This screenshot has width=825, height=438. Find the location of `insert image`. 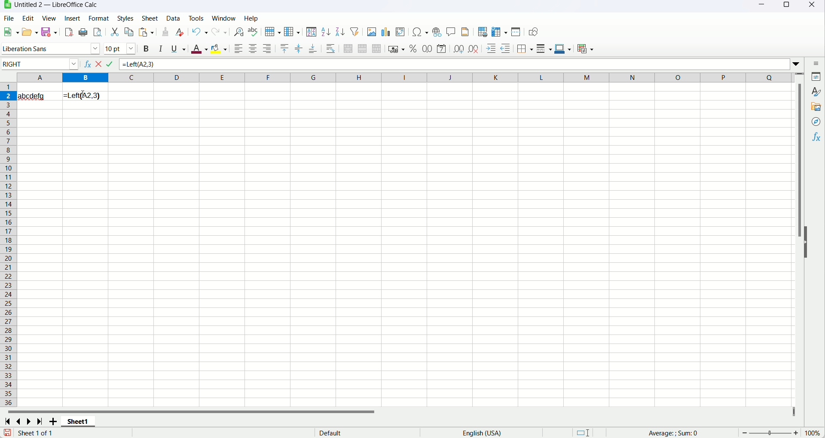

insert image is located at coordinates (372, 31).